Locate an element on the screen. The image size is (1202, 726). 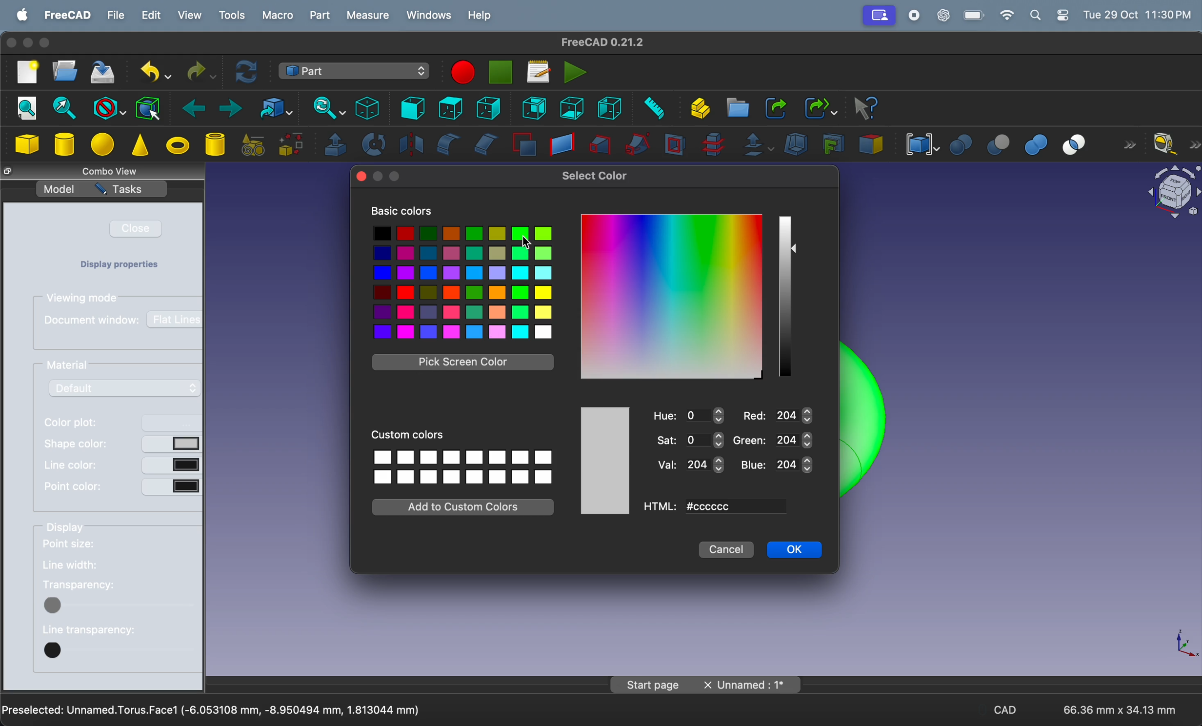
refresh is located at coordinates (248, 73).